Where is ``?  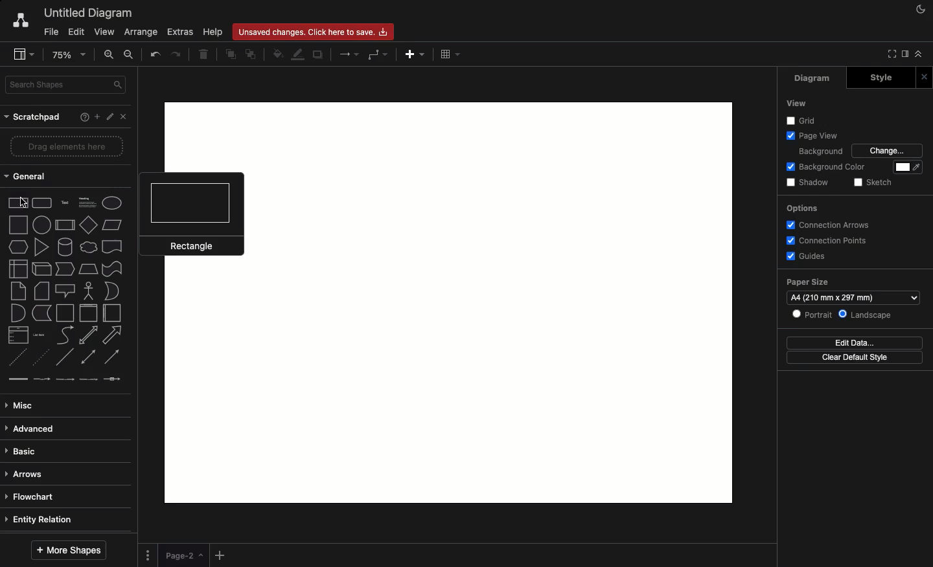  is located at coordinates (803, 120).